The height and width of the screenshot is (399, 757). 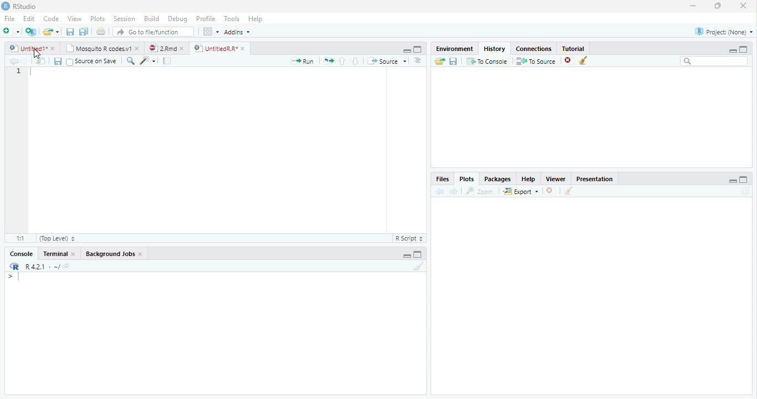 I want to click on Mosquito R codes, so click(x=104, y=48).